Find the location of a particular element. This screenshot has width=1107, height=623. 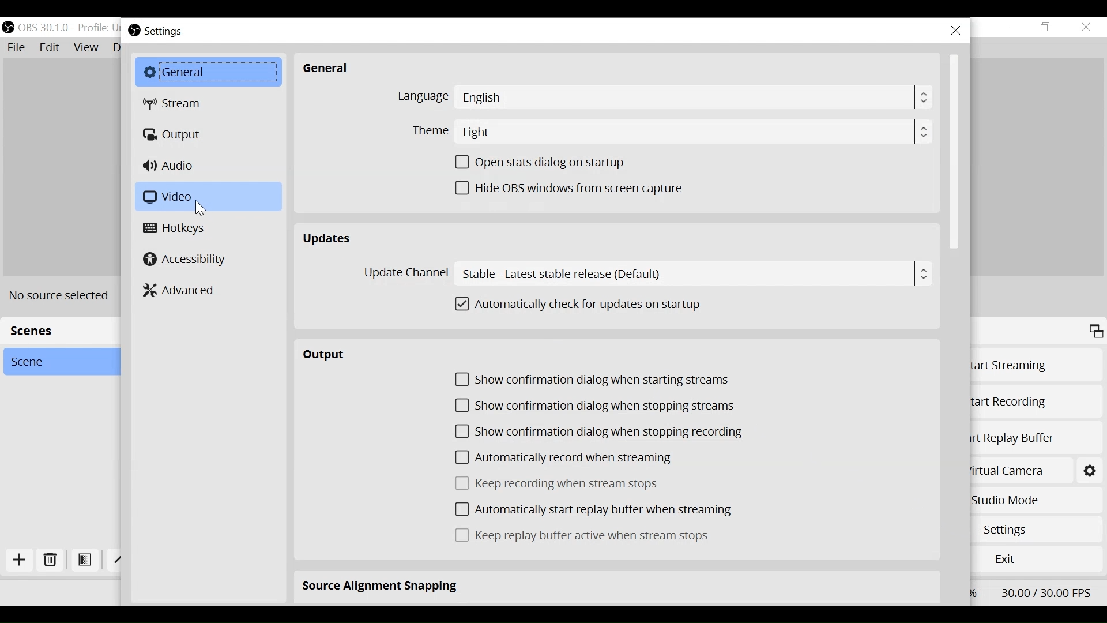

General is located at coordinates (327, 68).